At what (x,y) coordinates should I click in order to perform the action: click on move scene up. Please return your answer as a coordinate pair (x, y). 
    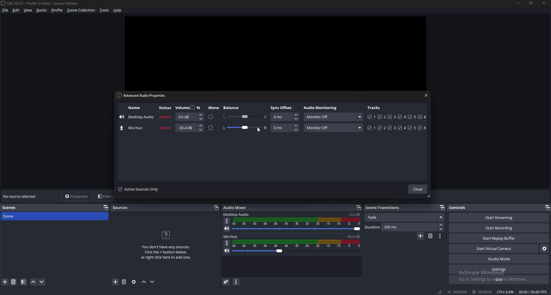
    Looking at the image, I should click on (34, 282).